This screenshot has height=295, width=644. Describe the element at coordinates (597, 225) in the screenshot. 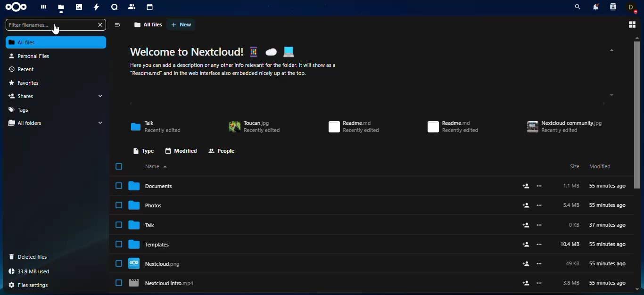

I see `0 KB 37 minutes ago` at that location.